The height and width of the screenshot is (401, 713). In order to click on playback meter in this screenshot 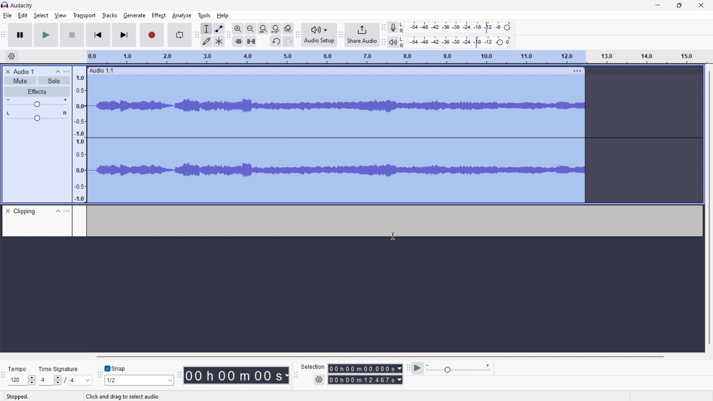, I will do `click(393, 42)`.